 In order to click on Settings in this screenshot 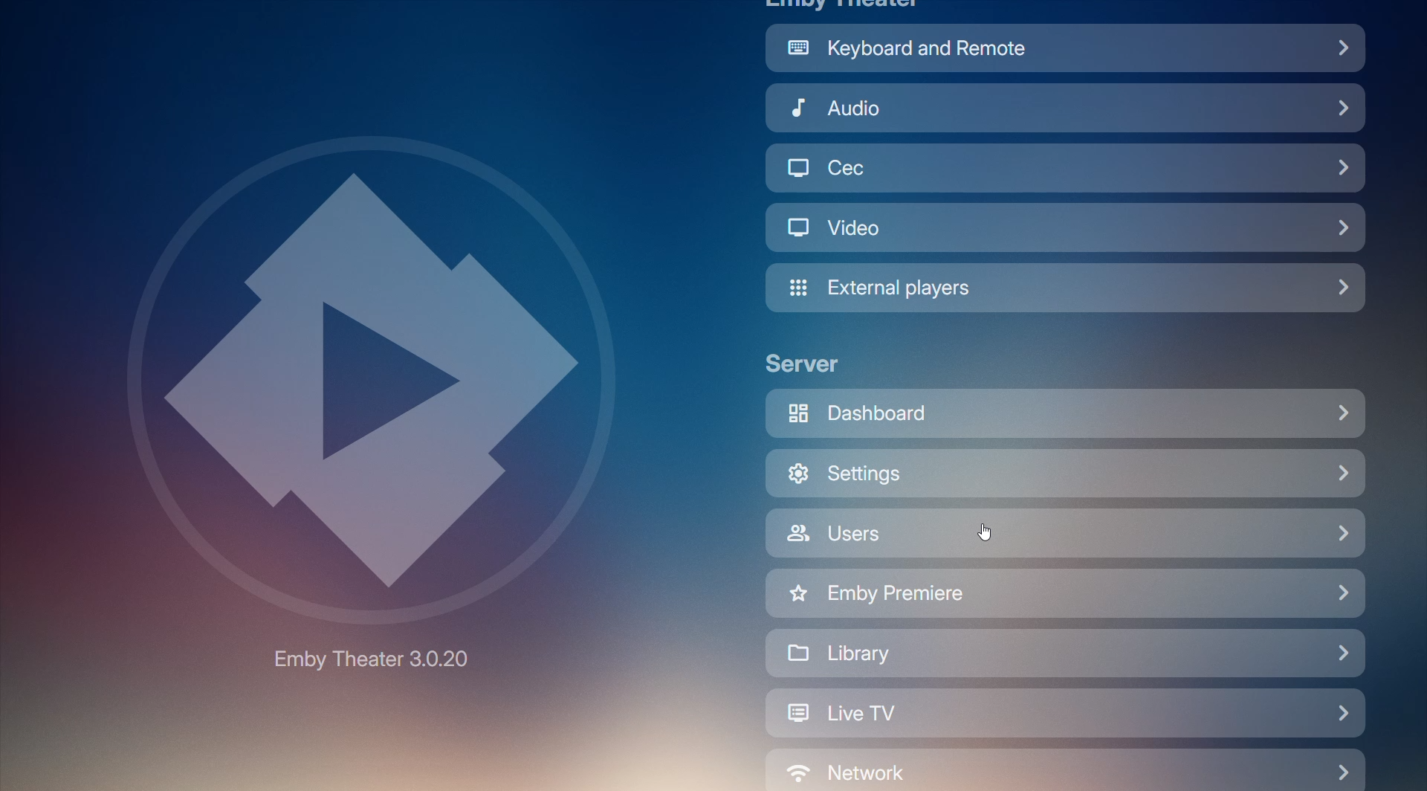, I will do `click(1067, 471)`.